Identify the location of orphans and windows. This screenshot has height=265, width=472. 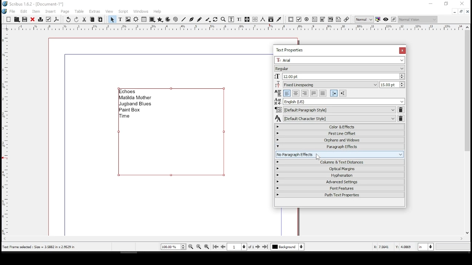
(340, 140).